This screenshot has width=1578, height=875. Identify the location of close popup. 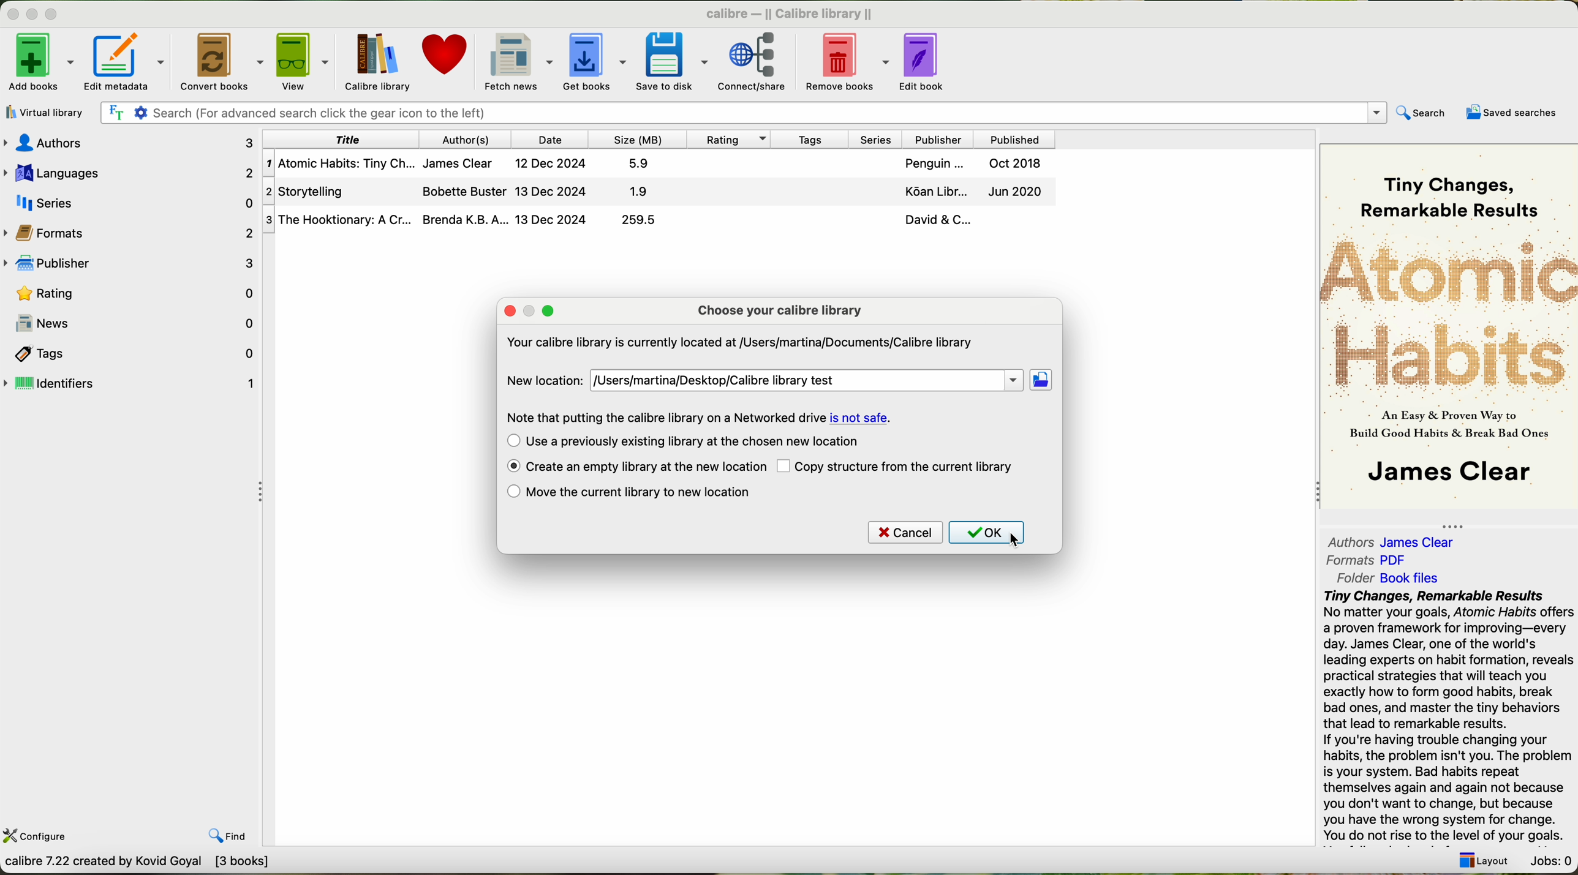
(511, 311).